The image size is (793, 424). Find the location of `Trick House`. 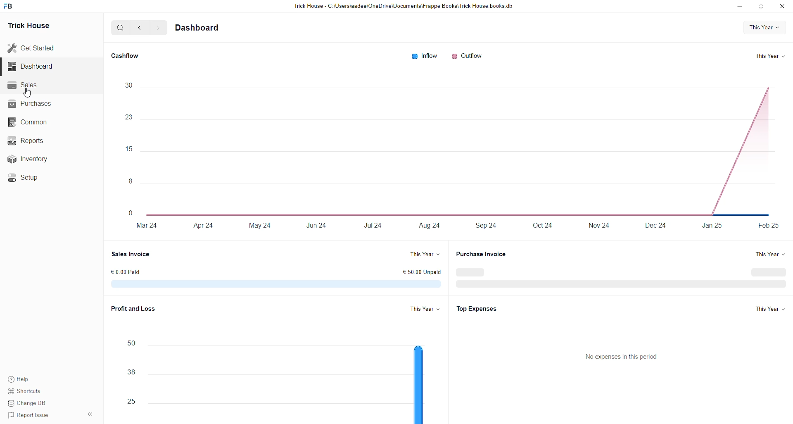

Trick House is located at coordinates (28, 26).